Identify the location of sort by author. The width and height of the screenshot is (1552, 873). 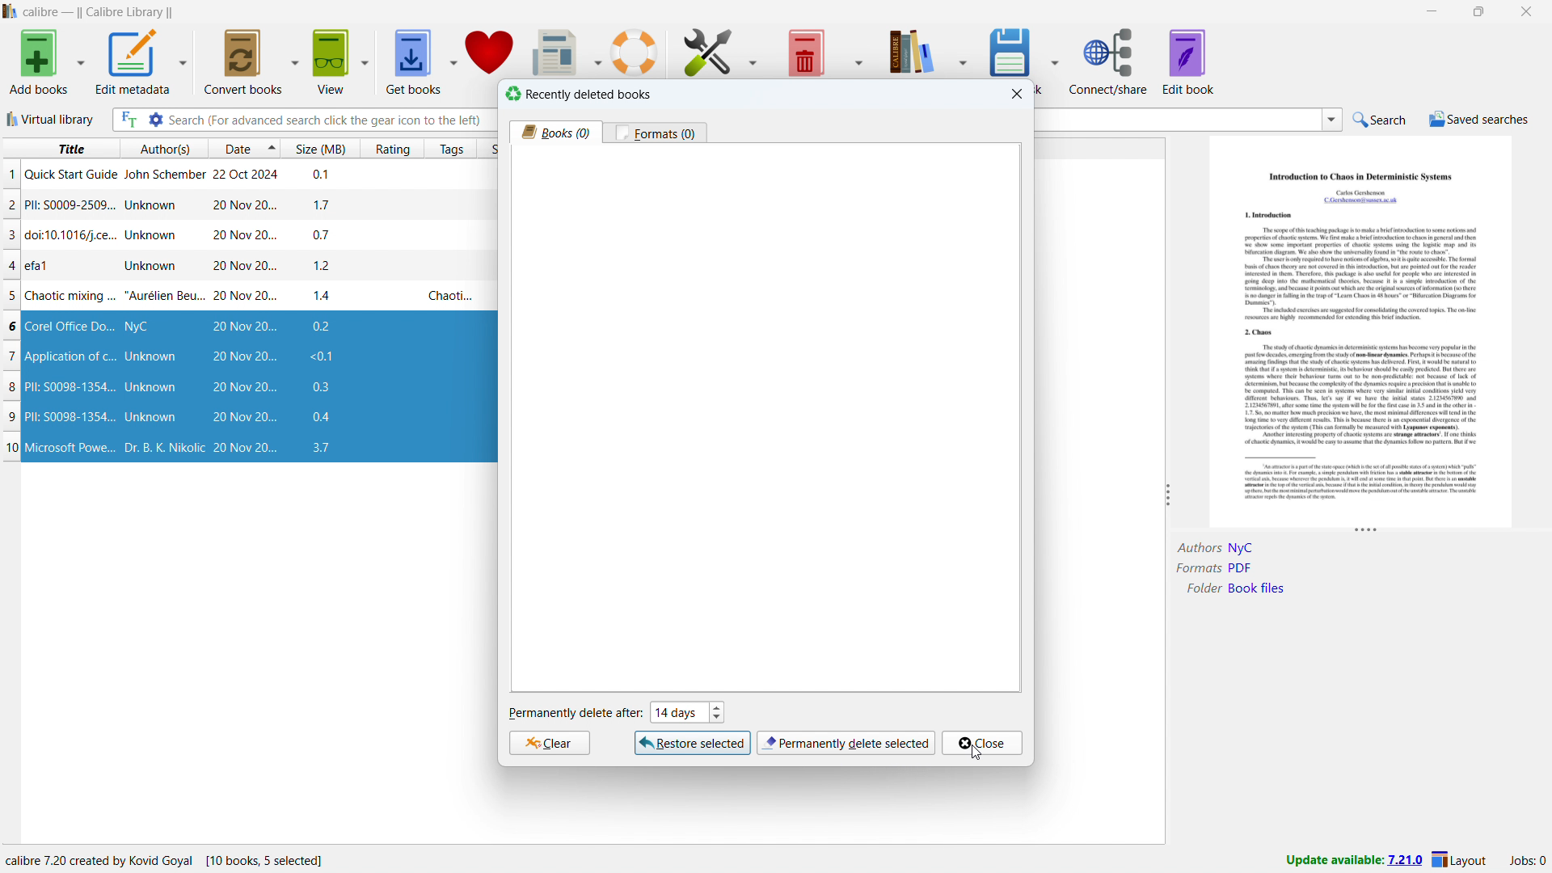
(155, 148).